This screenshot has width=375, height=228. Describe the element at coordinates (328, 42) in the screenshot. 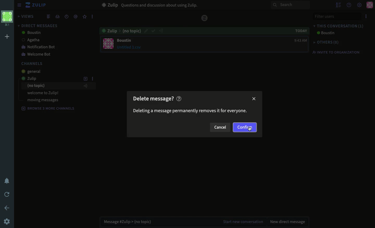

I see `Others` at that location.